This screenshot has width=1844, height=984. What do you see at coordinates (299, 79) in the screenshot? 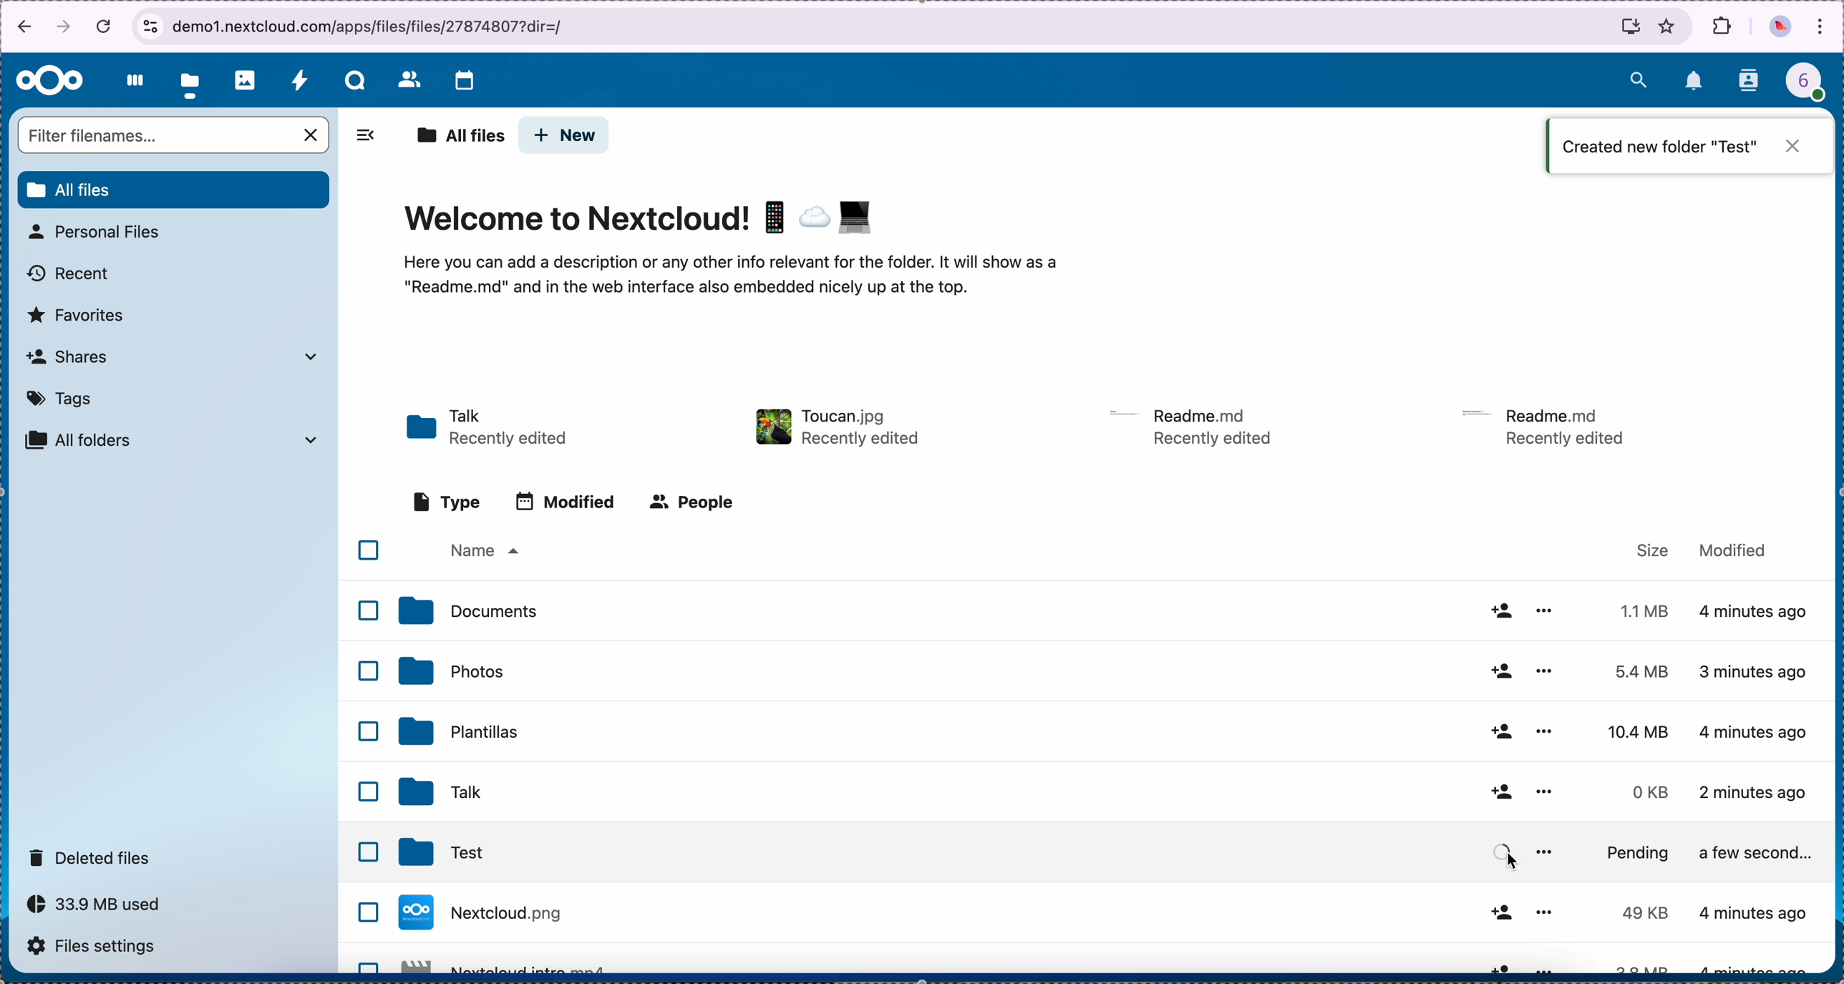
I see `activity` at bounding box center [299, 79].